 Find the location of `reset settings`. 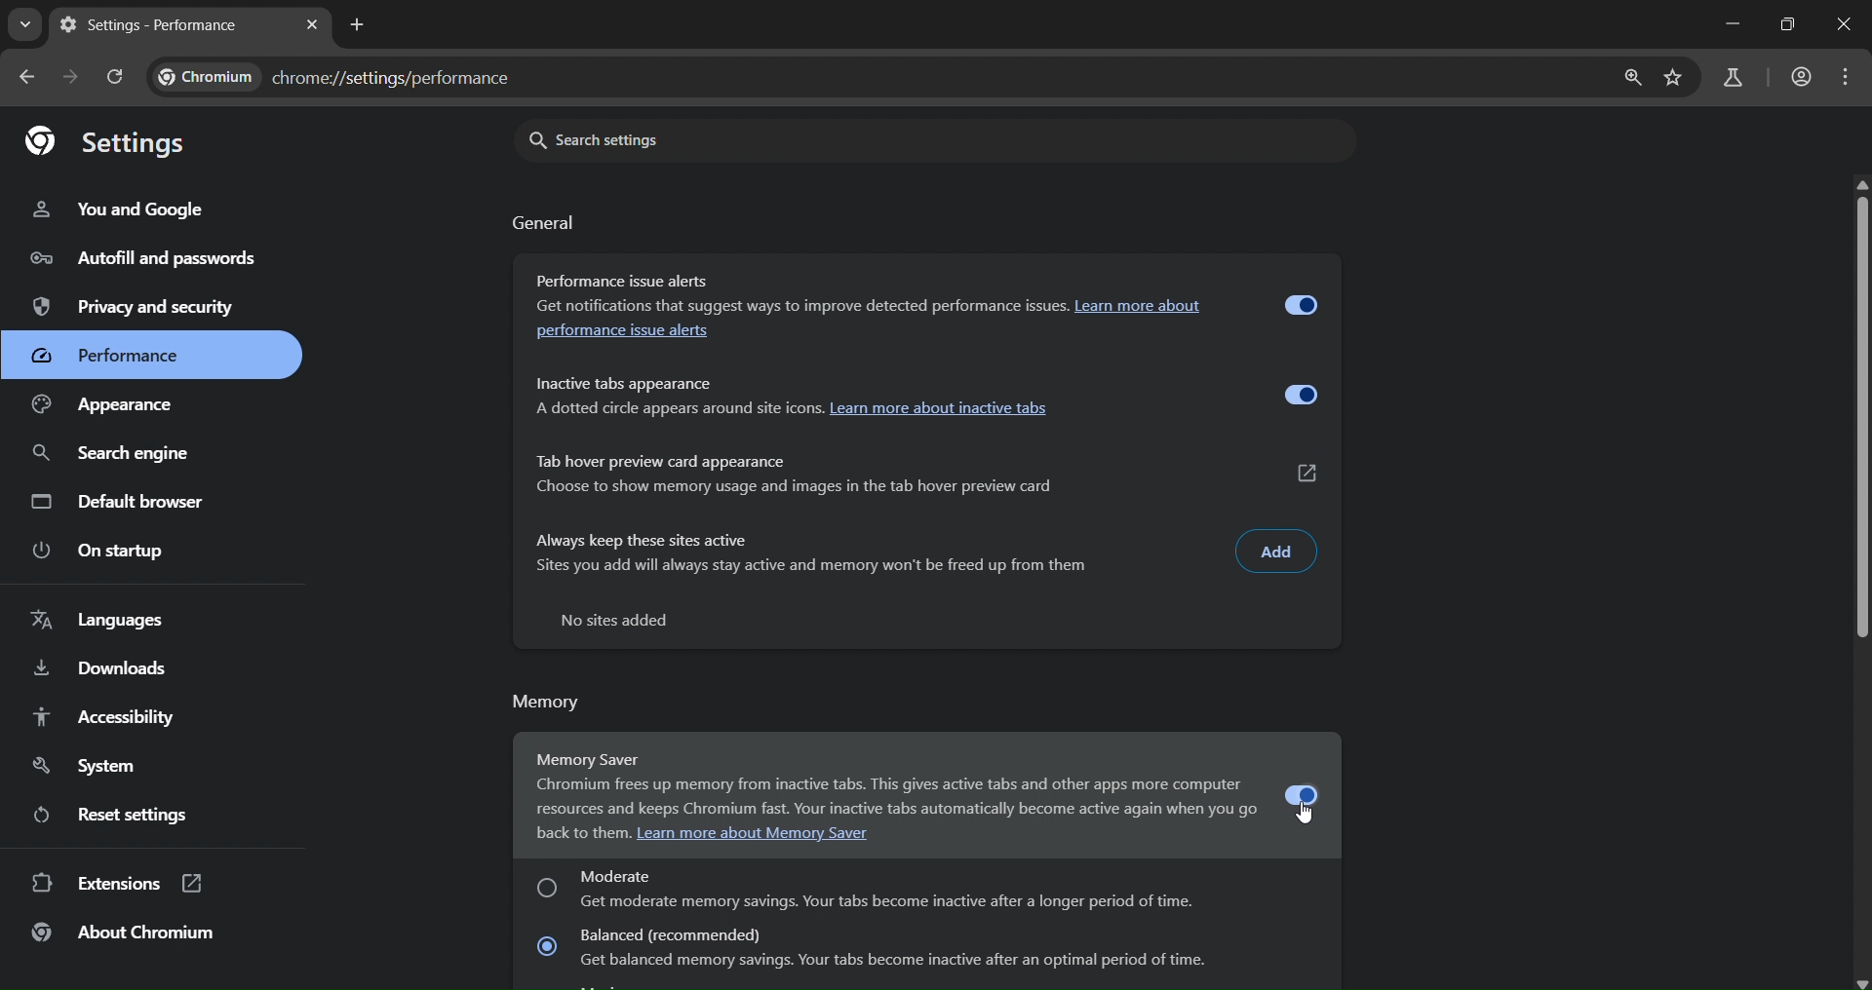

reset settings is located at coordinates (107, 815).